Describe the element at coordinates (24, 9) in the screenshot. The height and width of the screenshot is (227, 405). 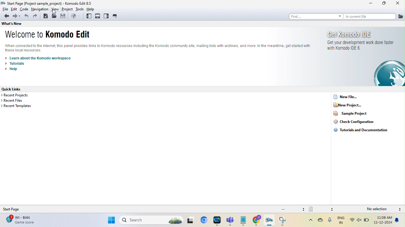
I see `code` at that location.